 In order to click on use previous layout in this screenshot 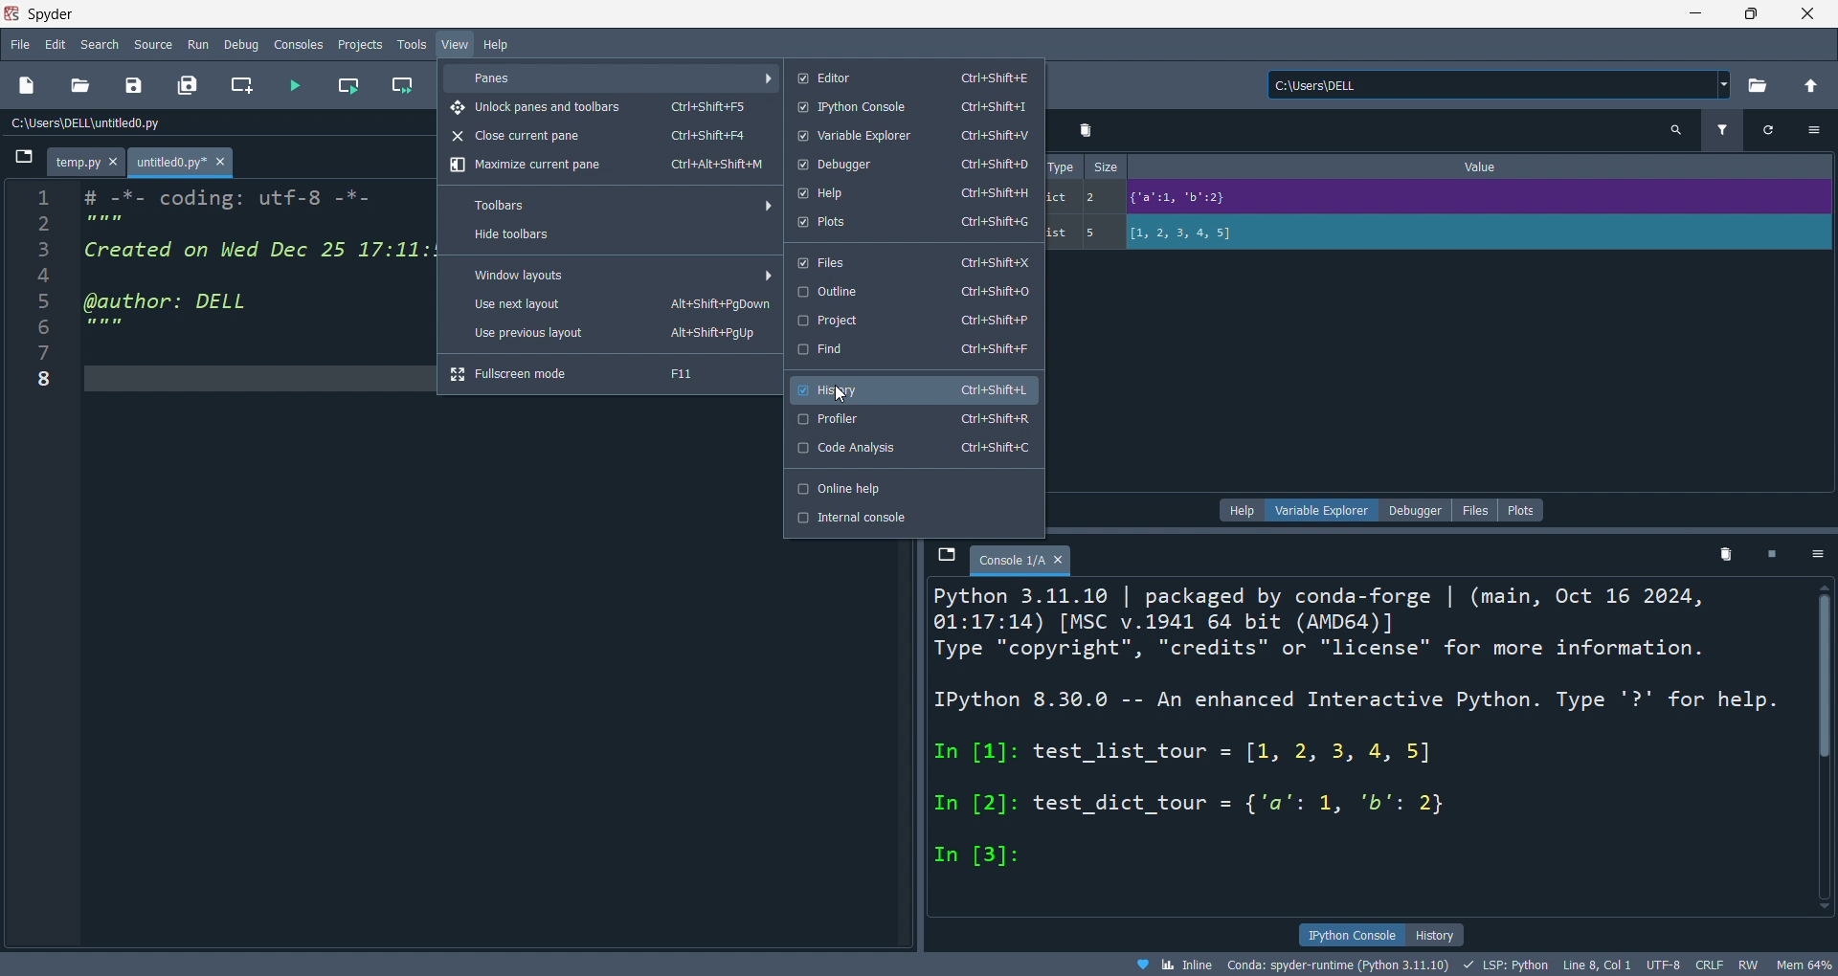, I will do `click(611, 336)`.